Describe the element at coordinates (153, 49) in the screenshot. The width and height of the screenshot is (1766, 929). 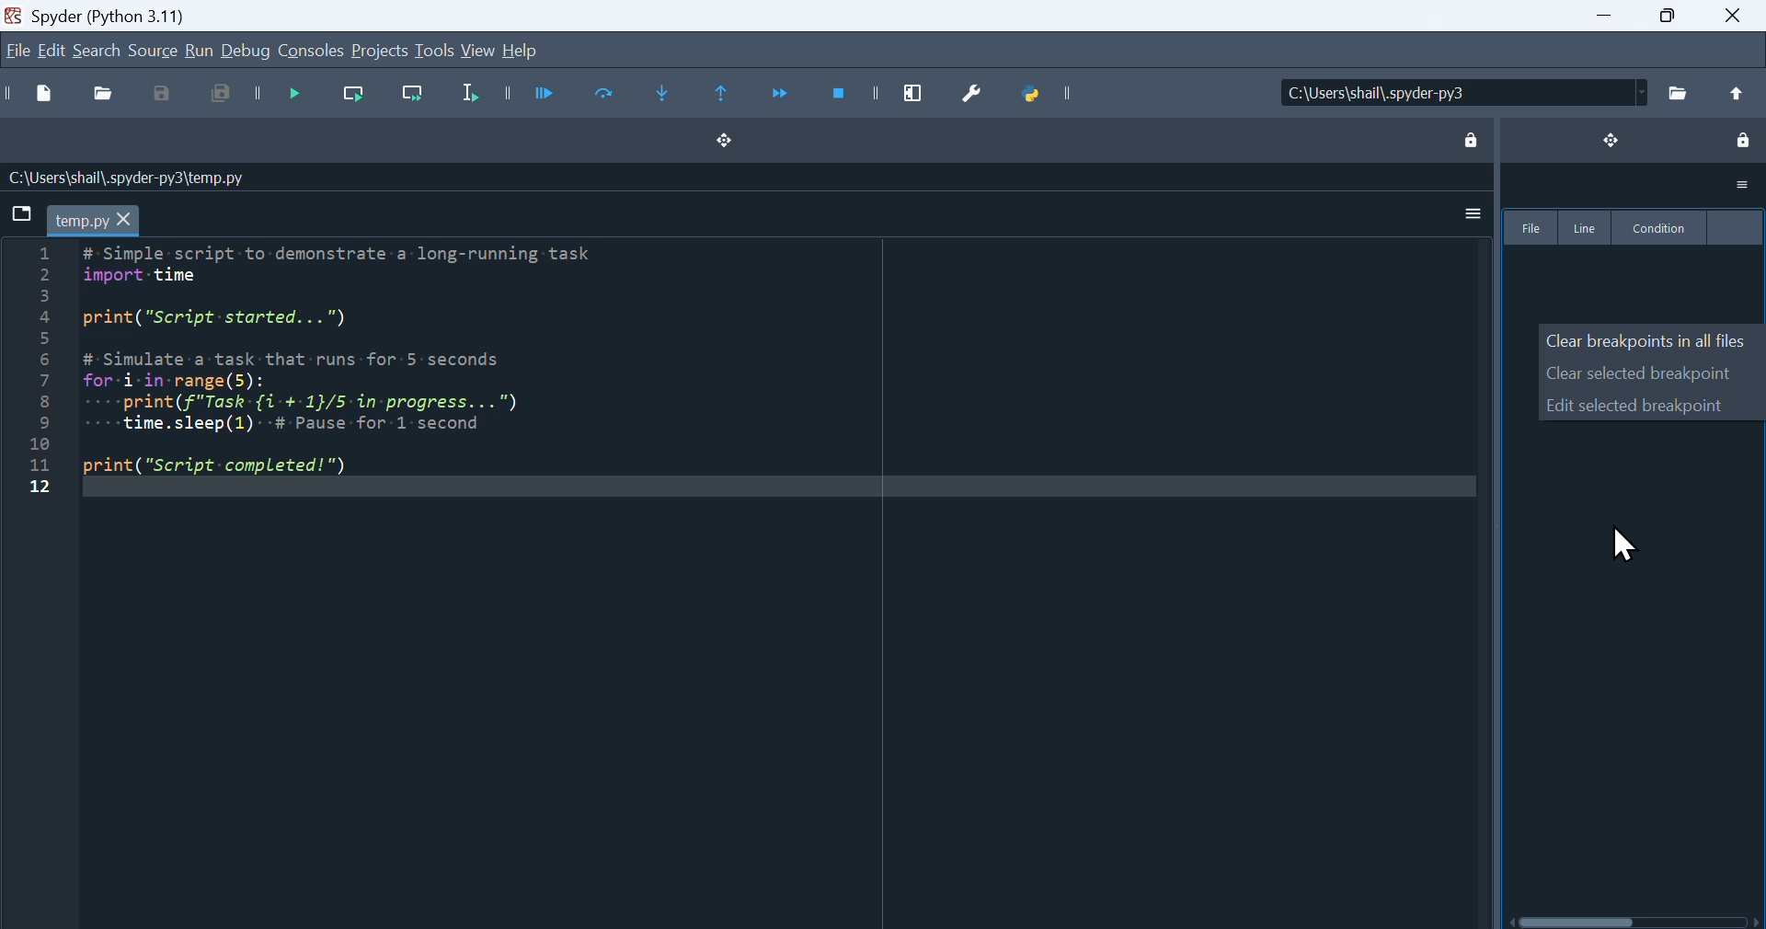
I see `Source` at that location.